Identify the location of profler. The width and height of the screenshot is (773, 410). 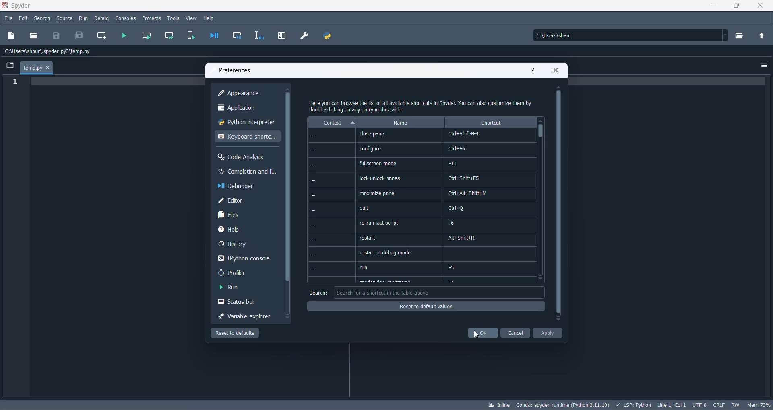
(243, 273).